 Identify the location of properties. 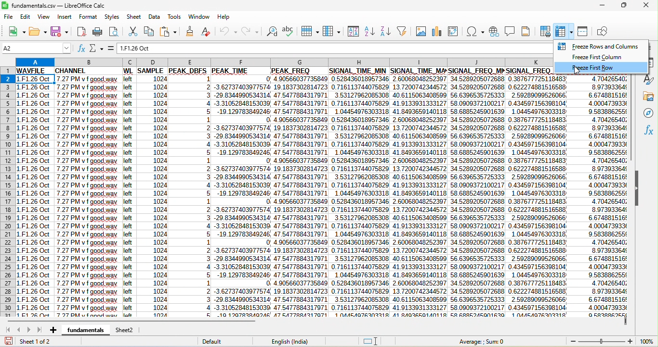
(651, 62).